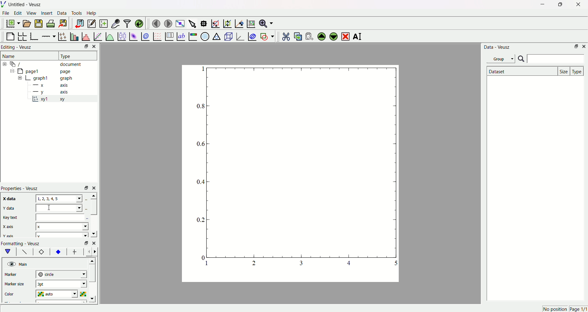 The image size is (588, 312). Describe the element at coordinates (18, 13) in the screenshot. I see `Edit` at that location.